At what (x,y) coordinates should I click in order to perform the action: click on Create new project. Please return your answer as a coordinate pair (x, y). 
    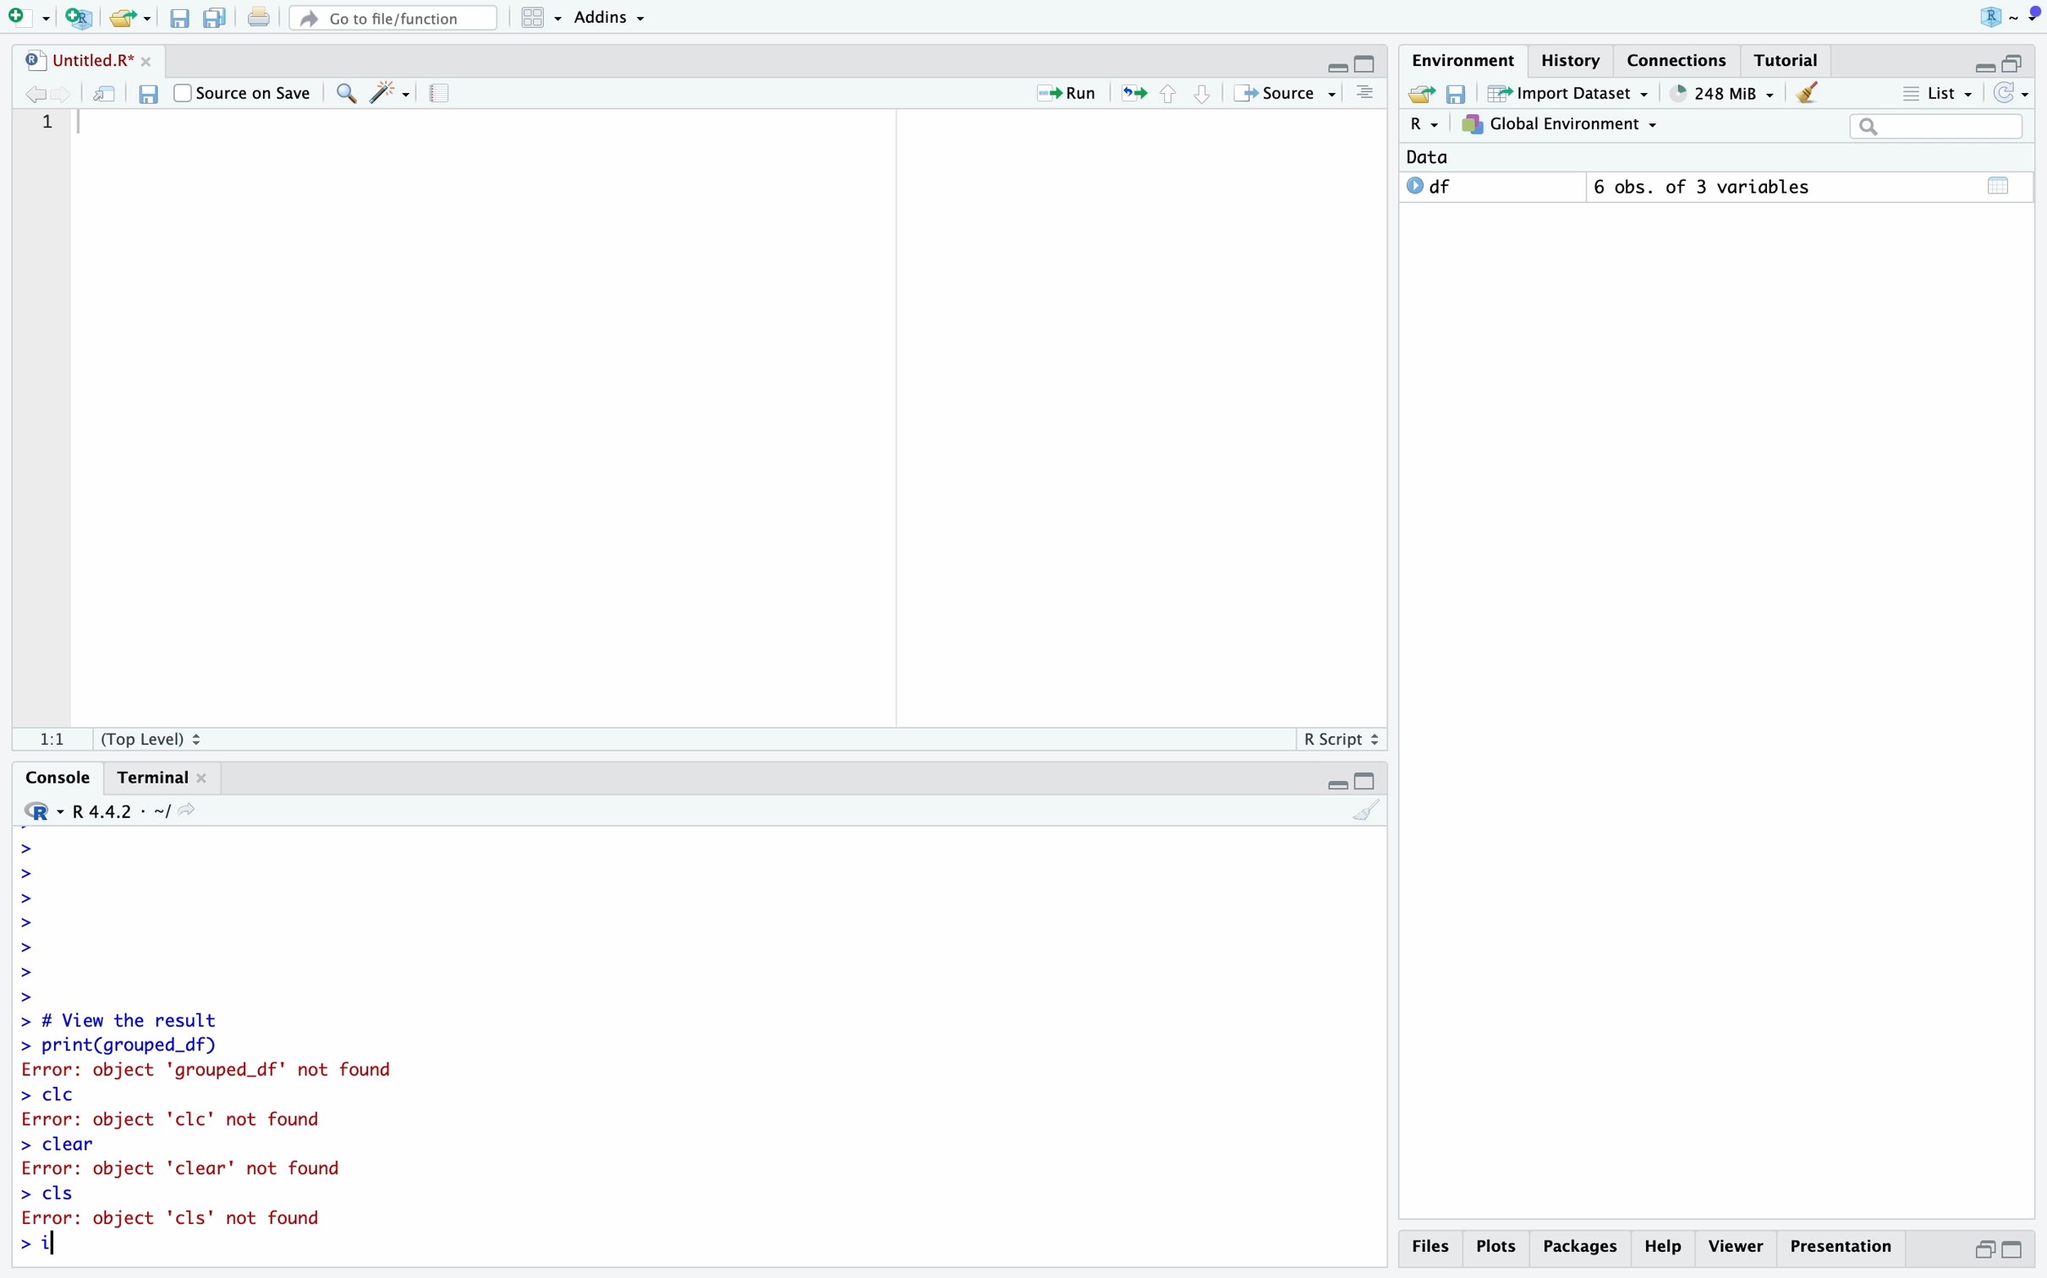
    Looking at the image, I should click on (82, 18).